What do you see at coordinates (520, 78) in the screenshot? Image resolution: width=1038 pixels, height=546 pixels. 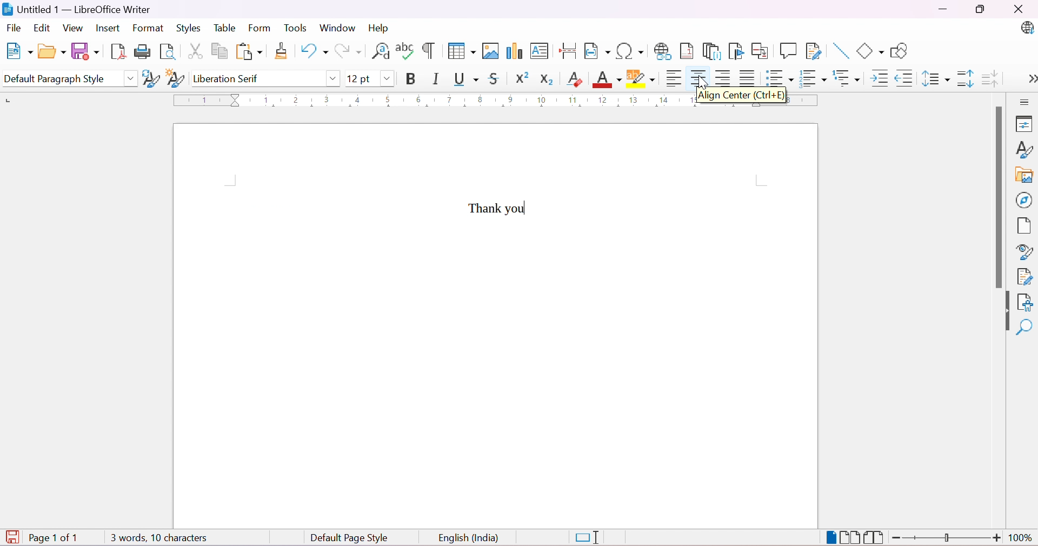 I see `Superscript` at bounding box center [520, 78].